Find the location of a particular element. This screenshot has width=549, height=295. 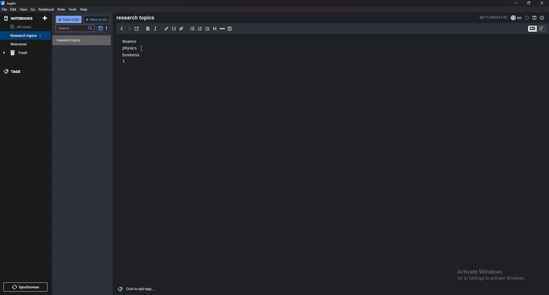

notebooks is located at coordinates (19, 18).